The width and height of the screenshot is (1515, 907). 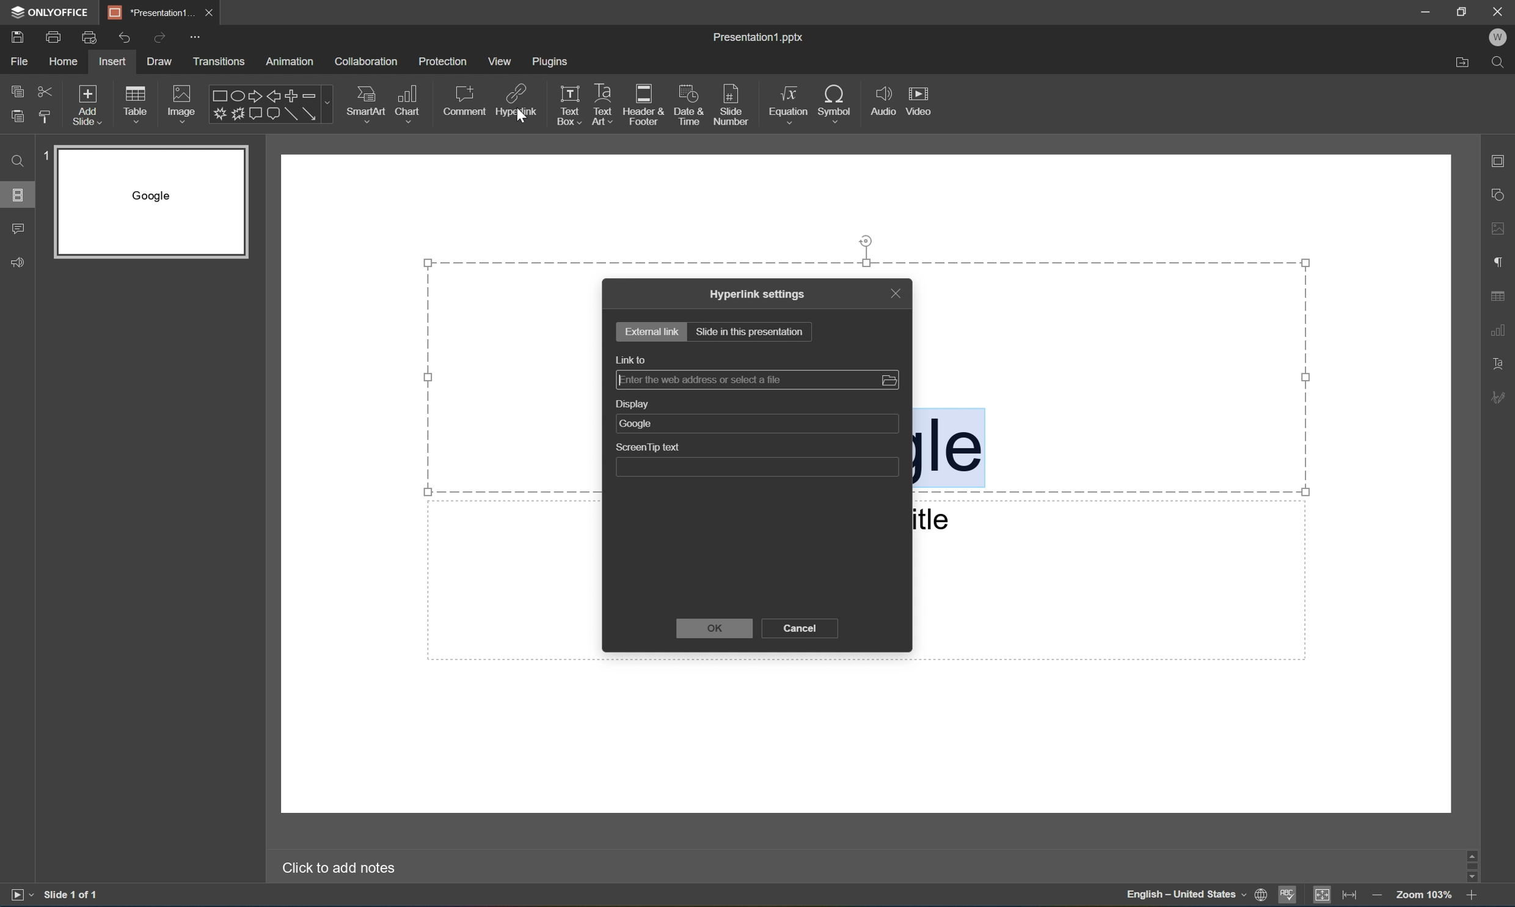 What do you see at coordinates (1380, 897) in the screenshot?
I see `Zoom out` at bounding box center [1380, 897].